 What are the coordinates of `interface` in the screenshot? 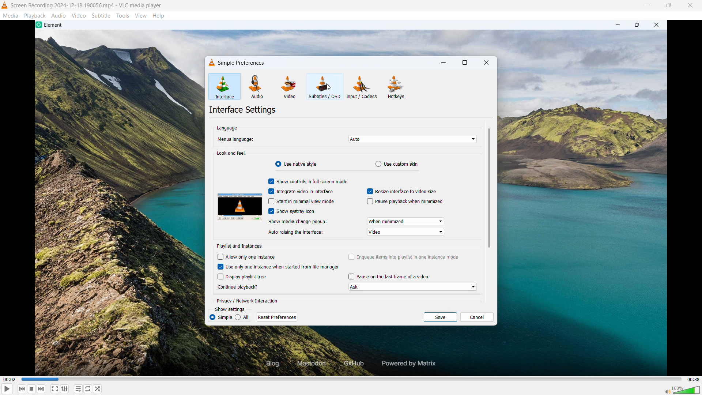 It's located at (224, 87).